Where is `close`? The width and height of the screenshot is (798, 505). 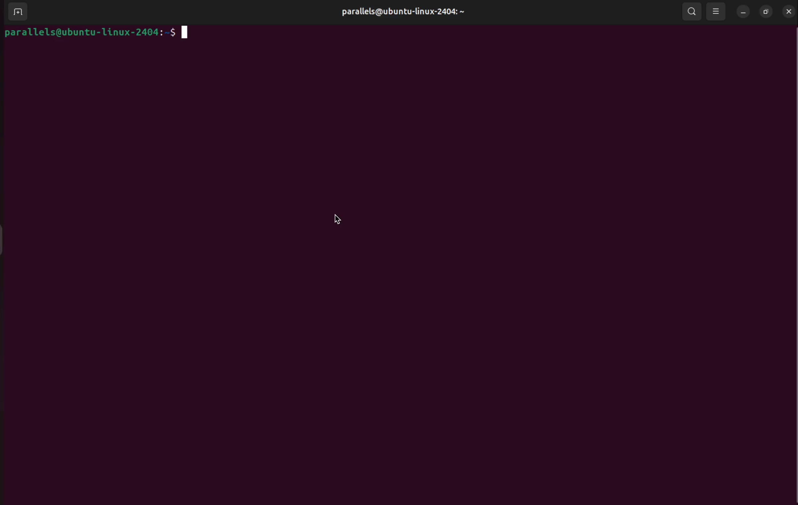
close is located at coordinates (789, 11).